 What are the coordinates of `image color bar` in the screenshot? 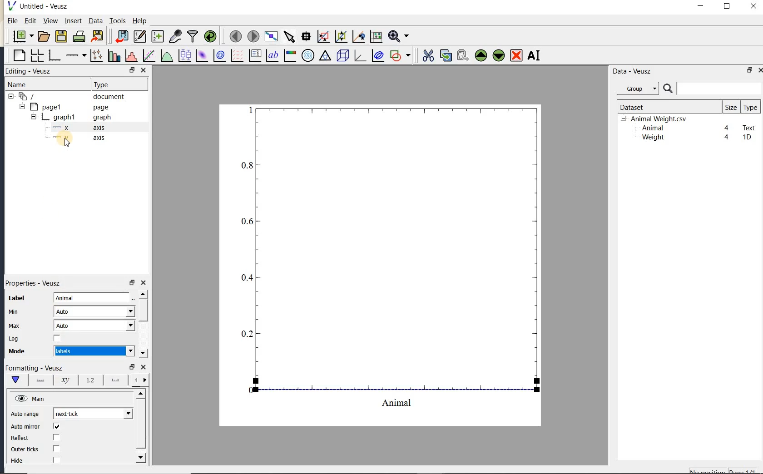 It's located at (290, 55).